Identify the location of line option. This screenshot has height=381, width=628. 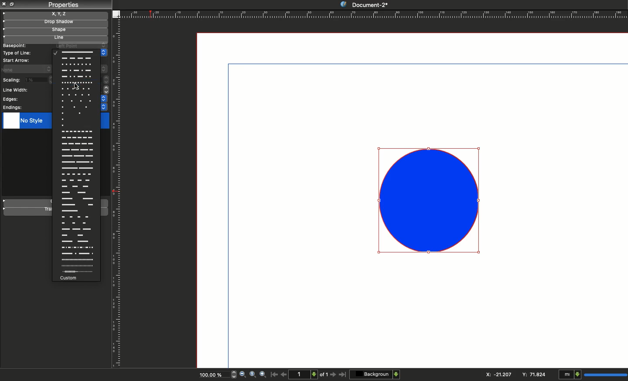
(76, 242).